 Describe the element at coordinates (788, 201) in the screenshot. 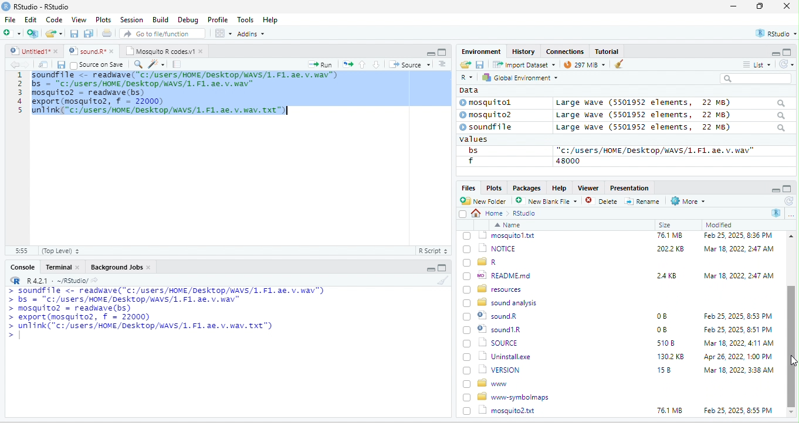

I see `refresh` at that location.